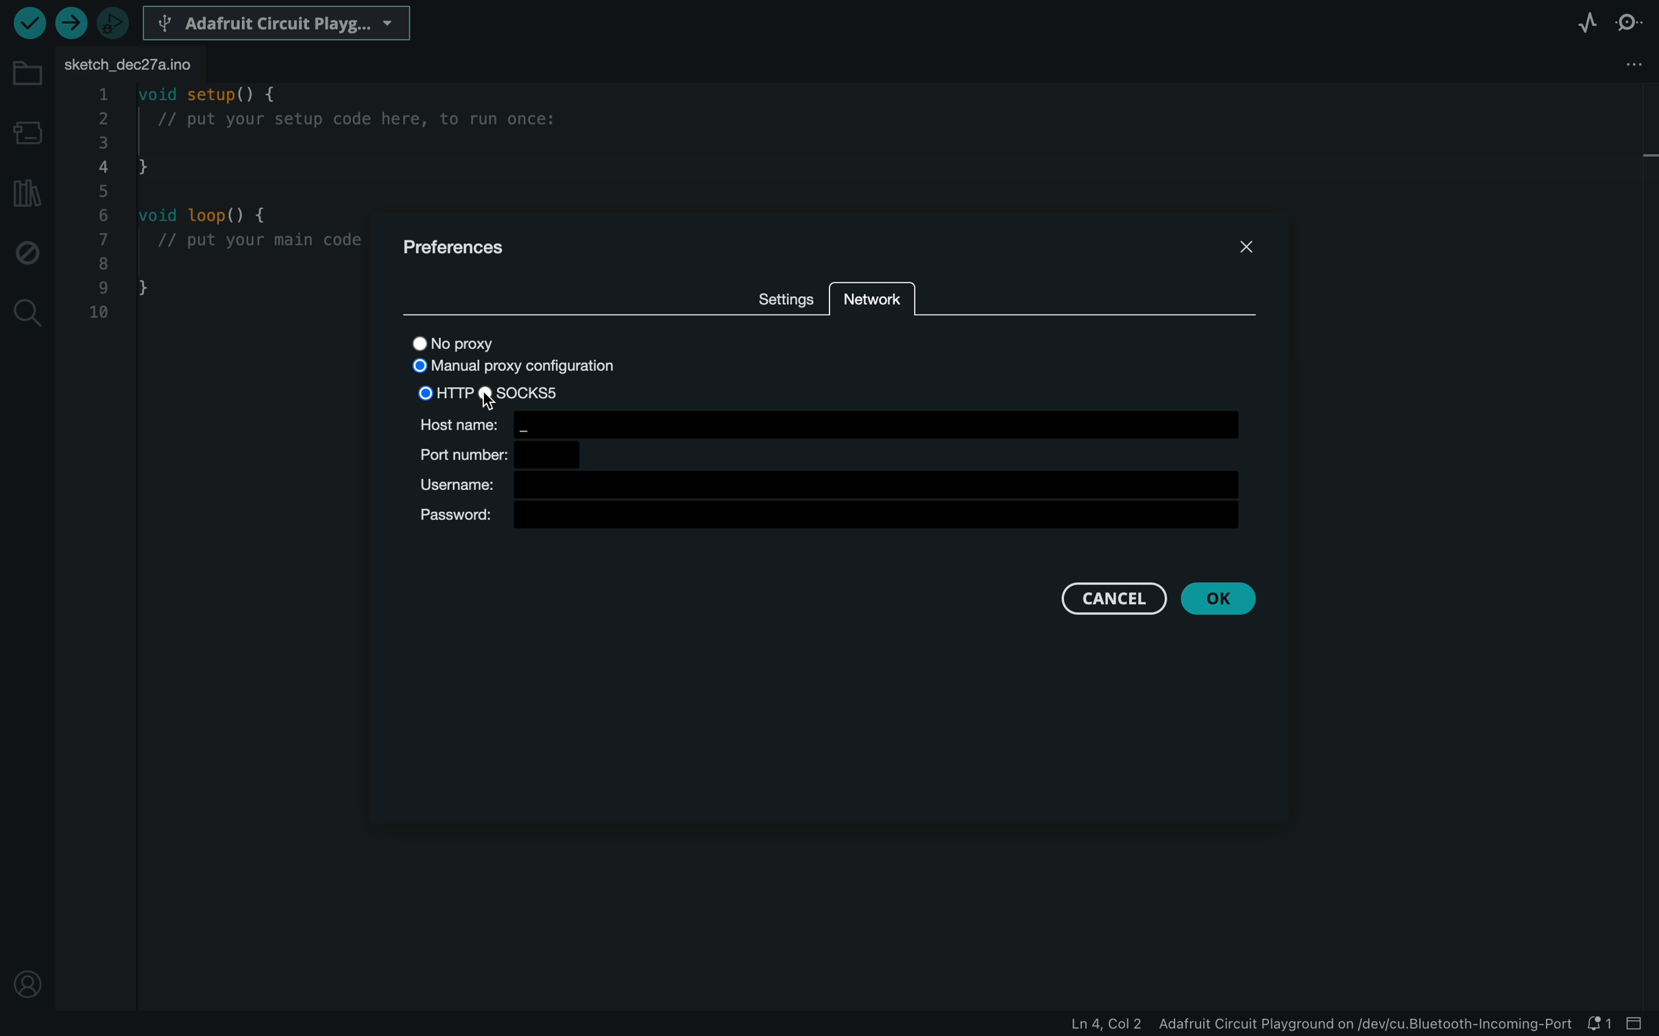 The image size is (1659, 1036). What do you see at coordinates (1597, 1023) in the screenshot?
I see `notification` at bounding box center [1597, 1023].